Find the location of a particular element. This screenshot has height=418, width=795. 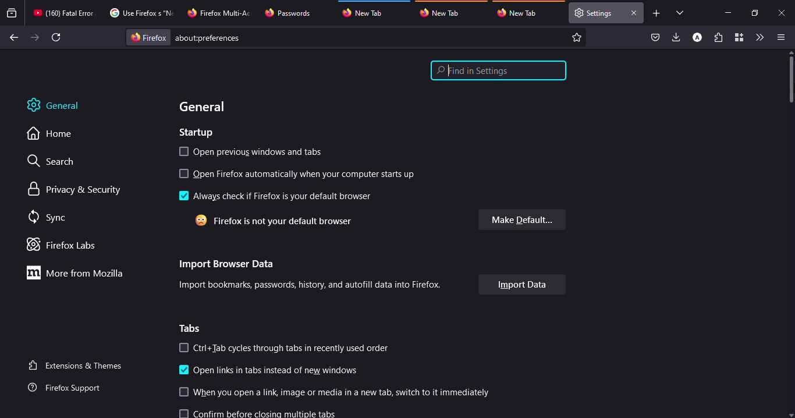

open a link is located at coordinates (345, 392).